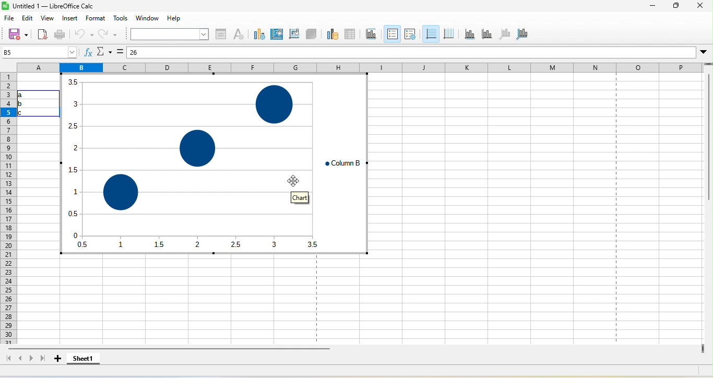  I want to click on 3D , so click(311, 33).